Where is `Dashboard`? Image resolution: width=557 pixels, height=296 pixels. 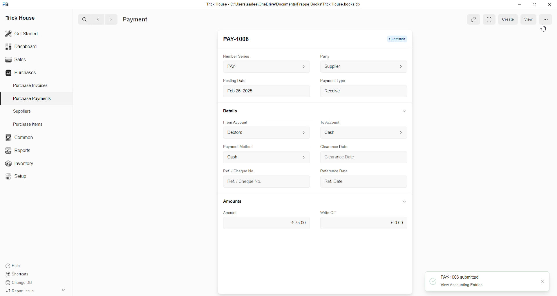
Dashboard is located at coordinates (22, 46).